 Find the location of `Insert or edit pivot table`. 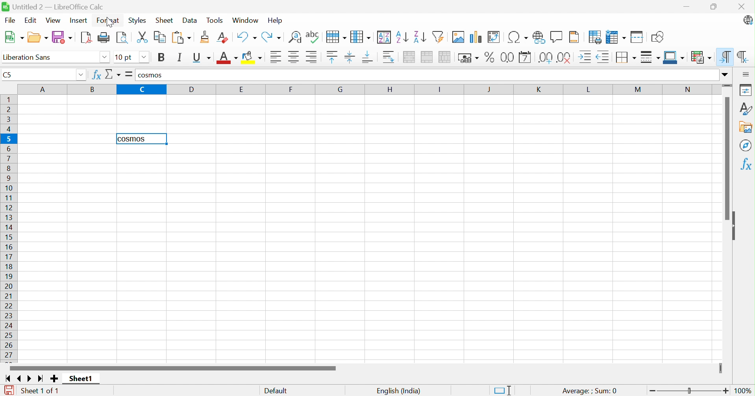

Insert or edit pivot table is located at coordinates (494, 37).